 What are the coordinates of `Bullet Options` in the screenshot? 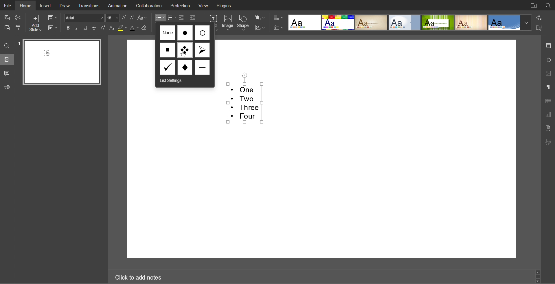 It's located at (186, 51).